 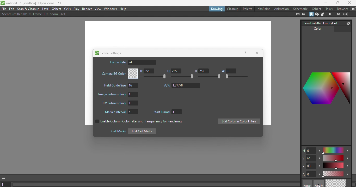 What do you see at coordinates (309, 166) in the screenshot?
I see `V` at bounding box center [309, 166].